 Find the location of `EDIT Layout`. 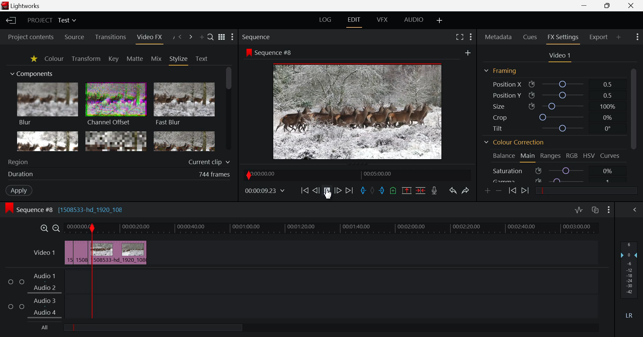

EDIT Layout is located at coordinates (353, 21).